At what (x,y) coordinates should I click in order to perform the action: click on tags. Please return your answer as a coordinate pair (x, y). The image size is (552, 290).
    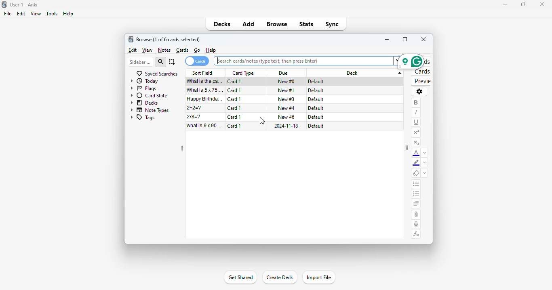
    Looking at the image, I should click on (143, 118).